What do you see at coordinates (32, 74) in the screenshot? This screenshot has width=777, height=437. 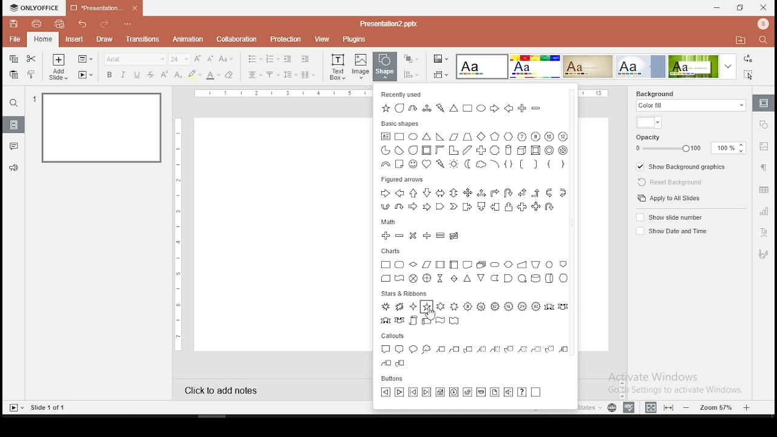 I see `clone formatting` at bounding box center [32, 74].